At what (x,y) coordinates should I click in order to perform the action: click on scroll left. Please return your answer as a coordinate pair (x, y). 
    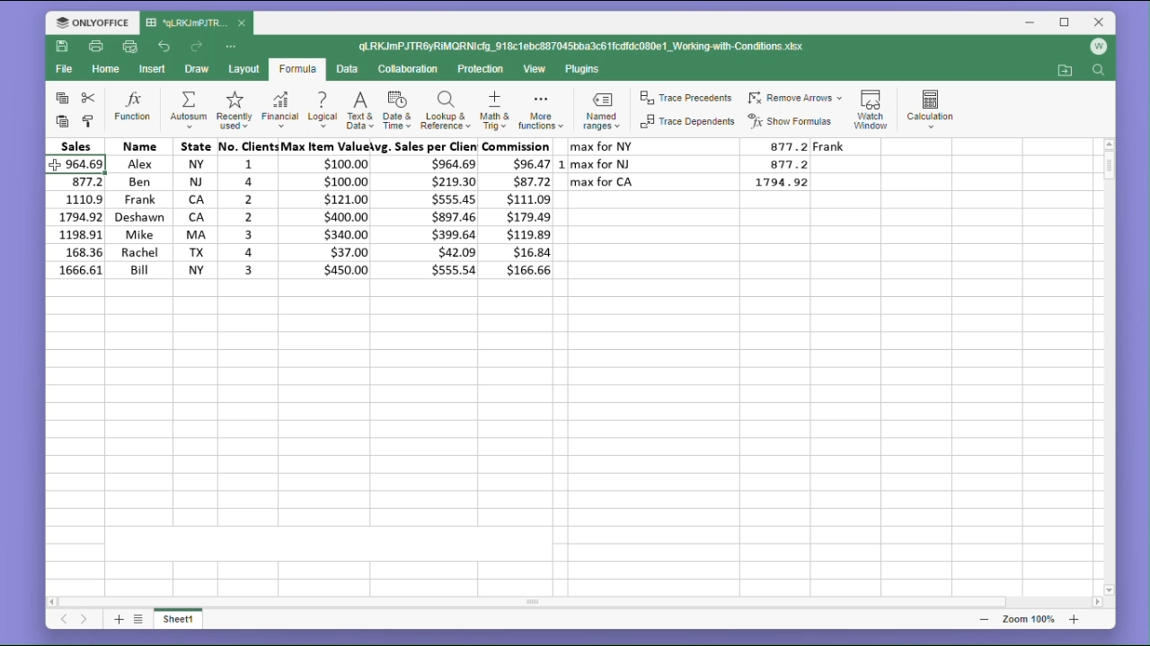
    Looking at the image, I should click on (53, 599).